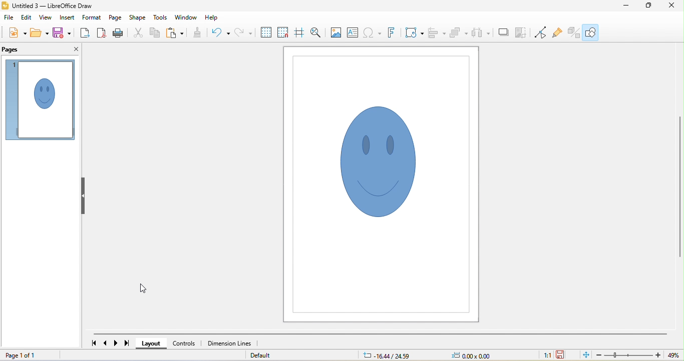  Describe the element at coordinates (414, 33) in the screenshot. I see `transformations` at that location.